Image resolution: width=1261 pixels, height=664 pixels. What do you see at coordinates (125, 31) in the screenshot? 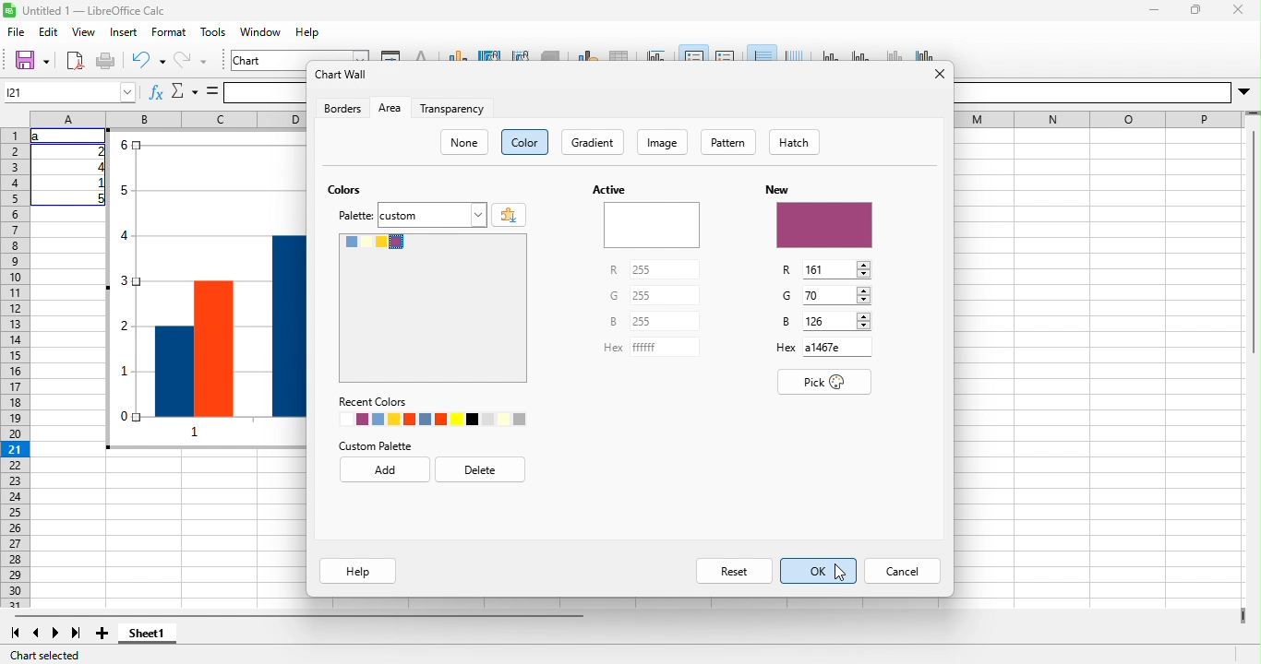
I see `insert` at bounding box center [125, 31].